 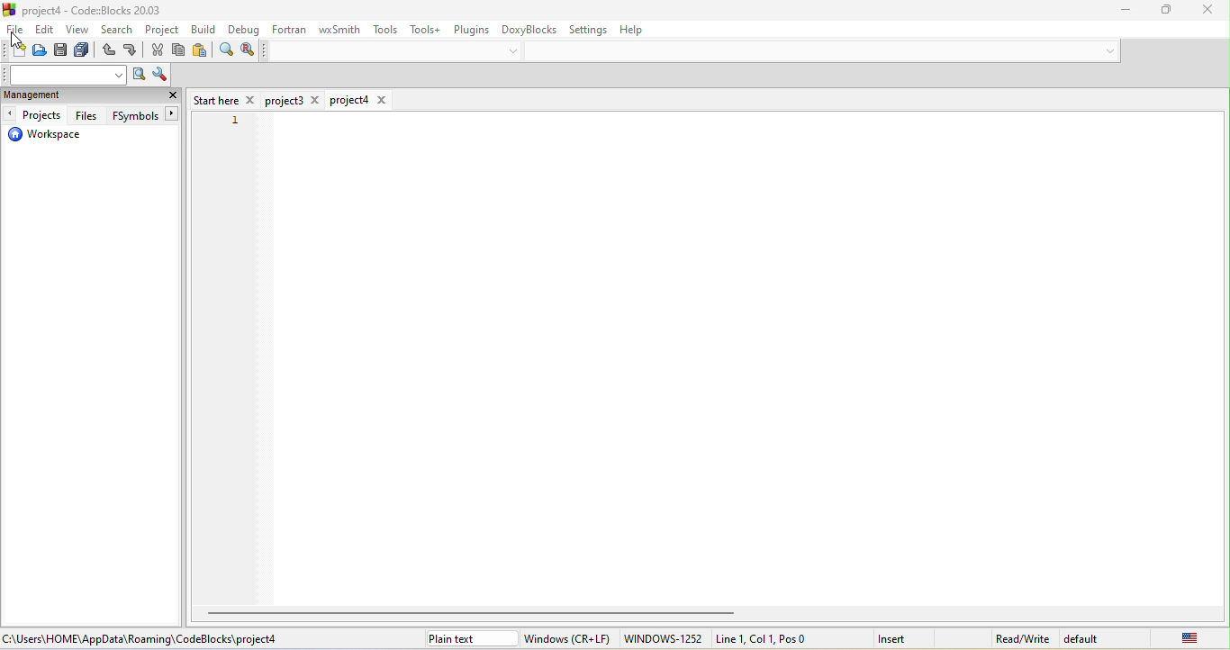 I want to click on open, so click(x=39, y=50).